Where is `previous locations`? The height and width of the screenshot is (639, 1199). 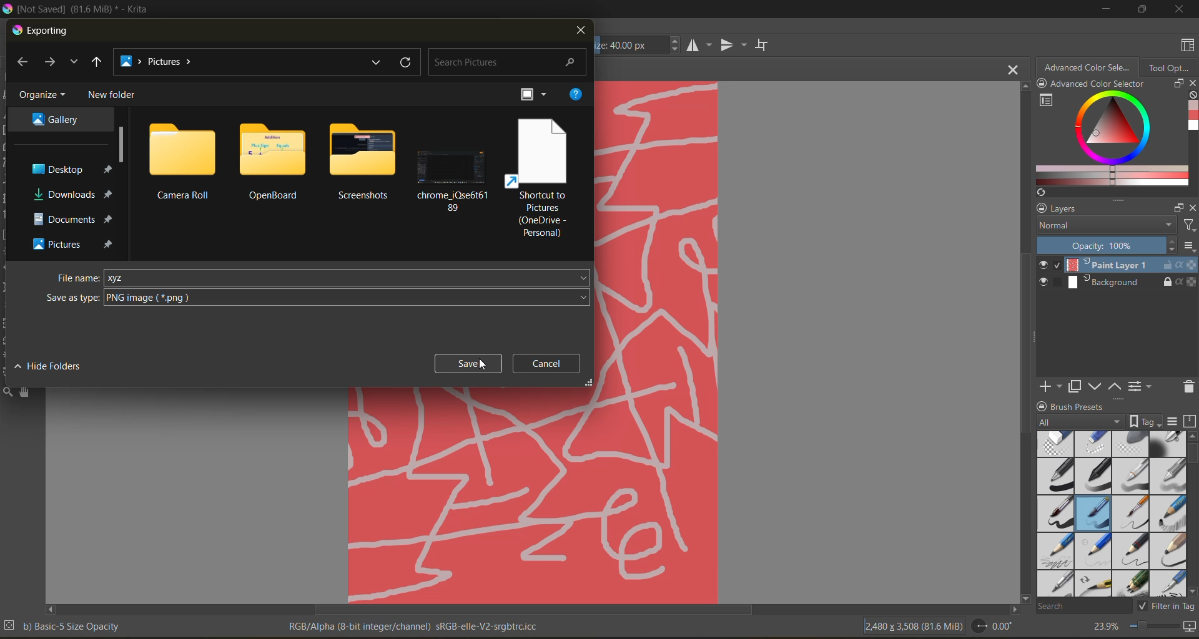
previous locations is located at coordinates (378, 62).